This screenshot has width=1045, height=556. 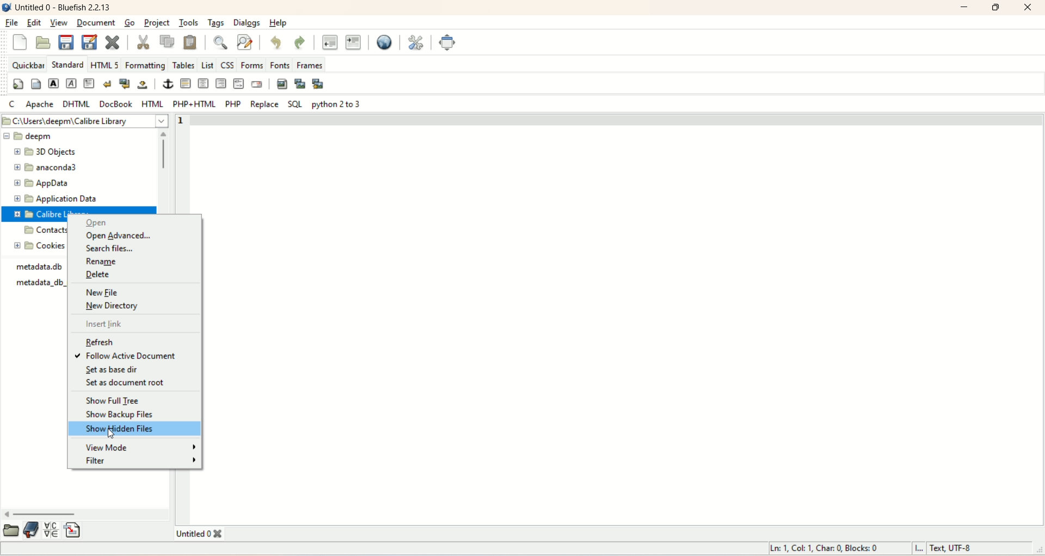 I want to click on 3D object, so click(x=41, y=152).